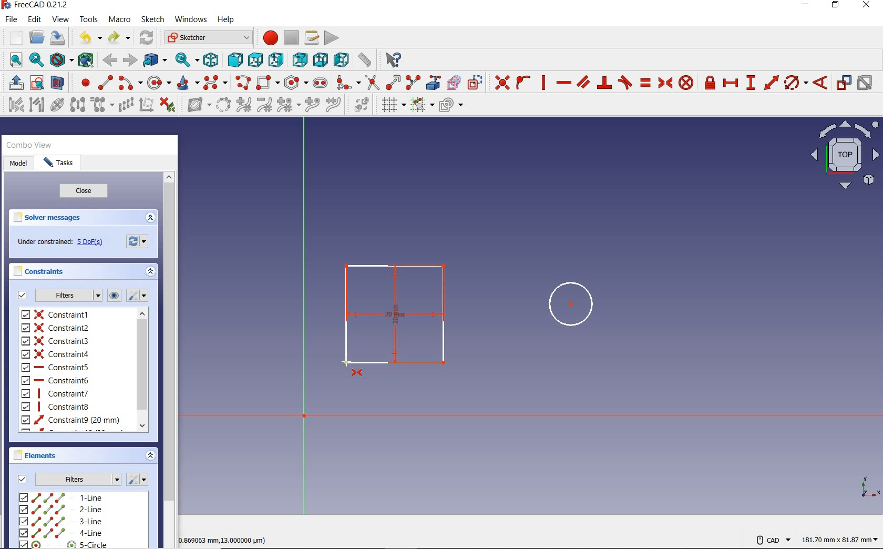 This screenshot has width=883, height=549. What do you see at coordinates (321, 60) in the screenshot?
I see `bottom` at bounding box center [321, 60].